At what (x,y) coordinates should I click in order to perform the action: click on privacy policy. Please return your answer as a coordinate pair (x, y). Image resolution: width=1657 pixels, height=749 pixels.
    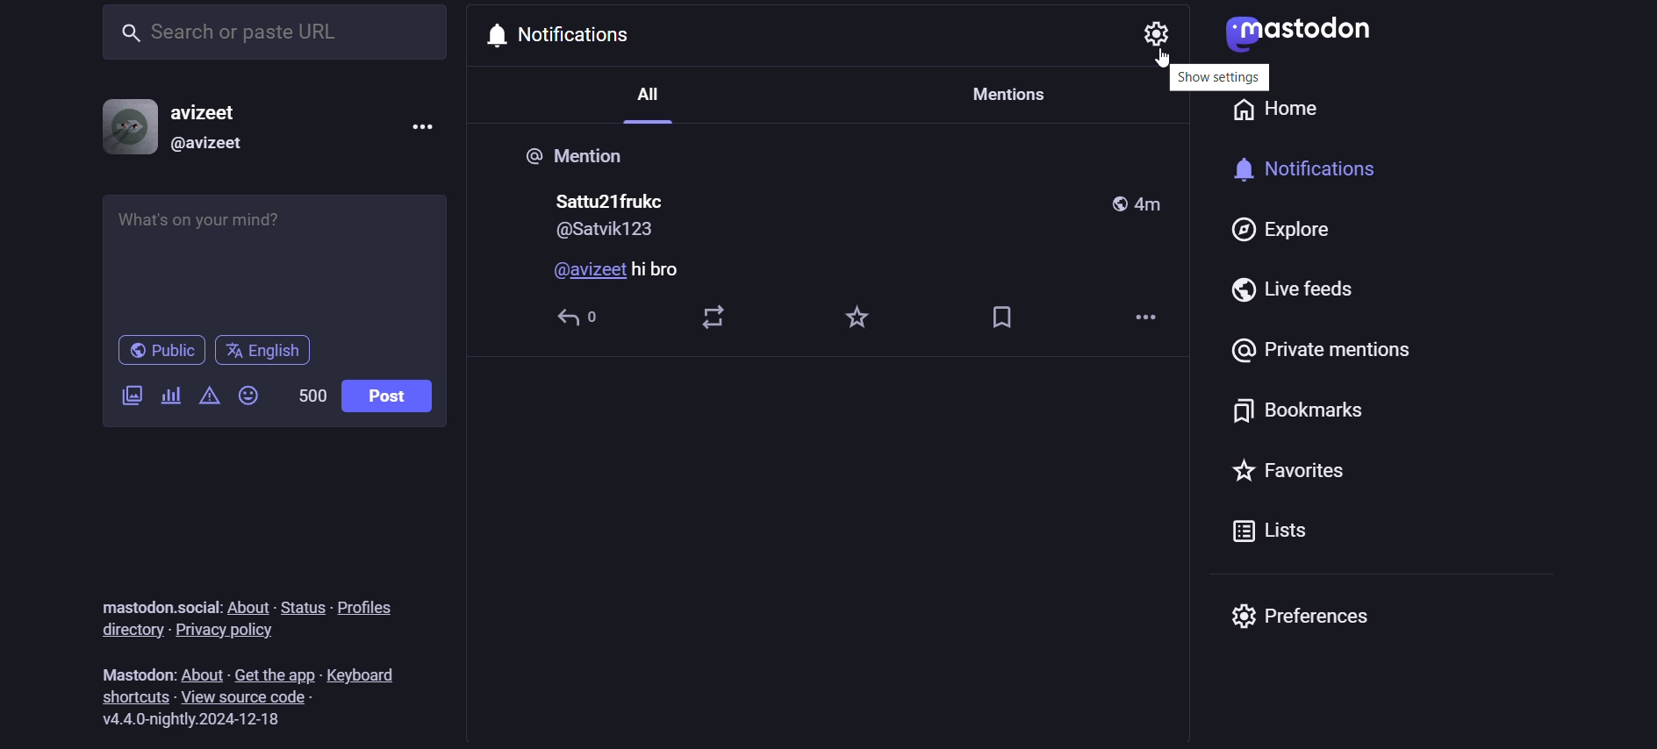
    Looking at the image, I should click on (243, 632).